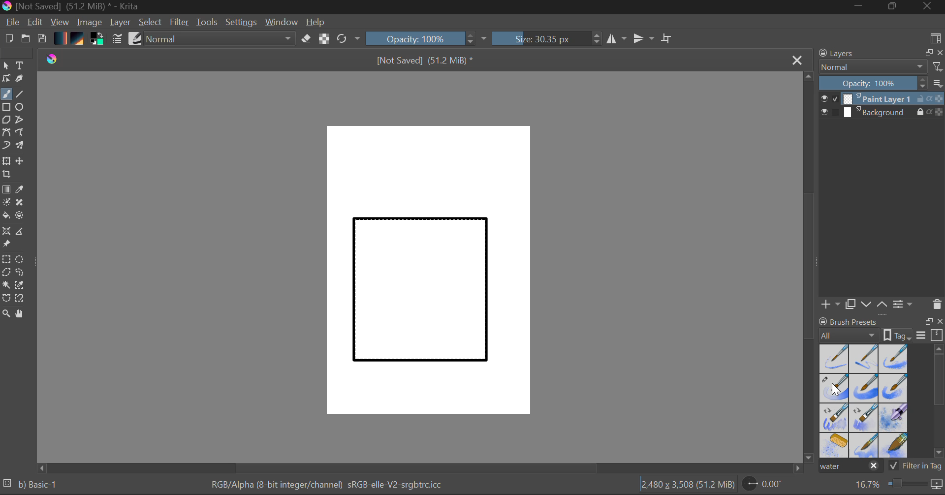 This screenshot has height=495, width=945. Describe the element at coordinates (6, 120) in the screenshot. I see `Polygon` at that location.